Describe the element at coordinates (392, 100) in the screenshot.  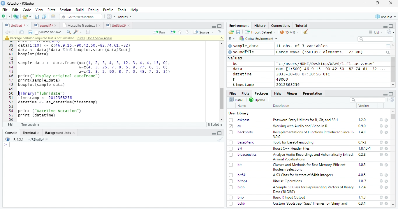
I see `Refresh` at that location.